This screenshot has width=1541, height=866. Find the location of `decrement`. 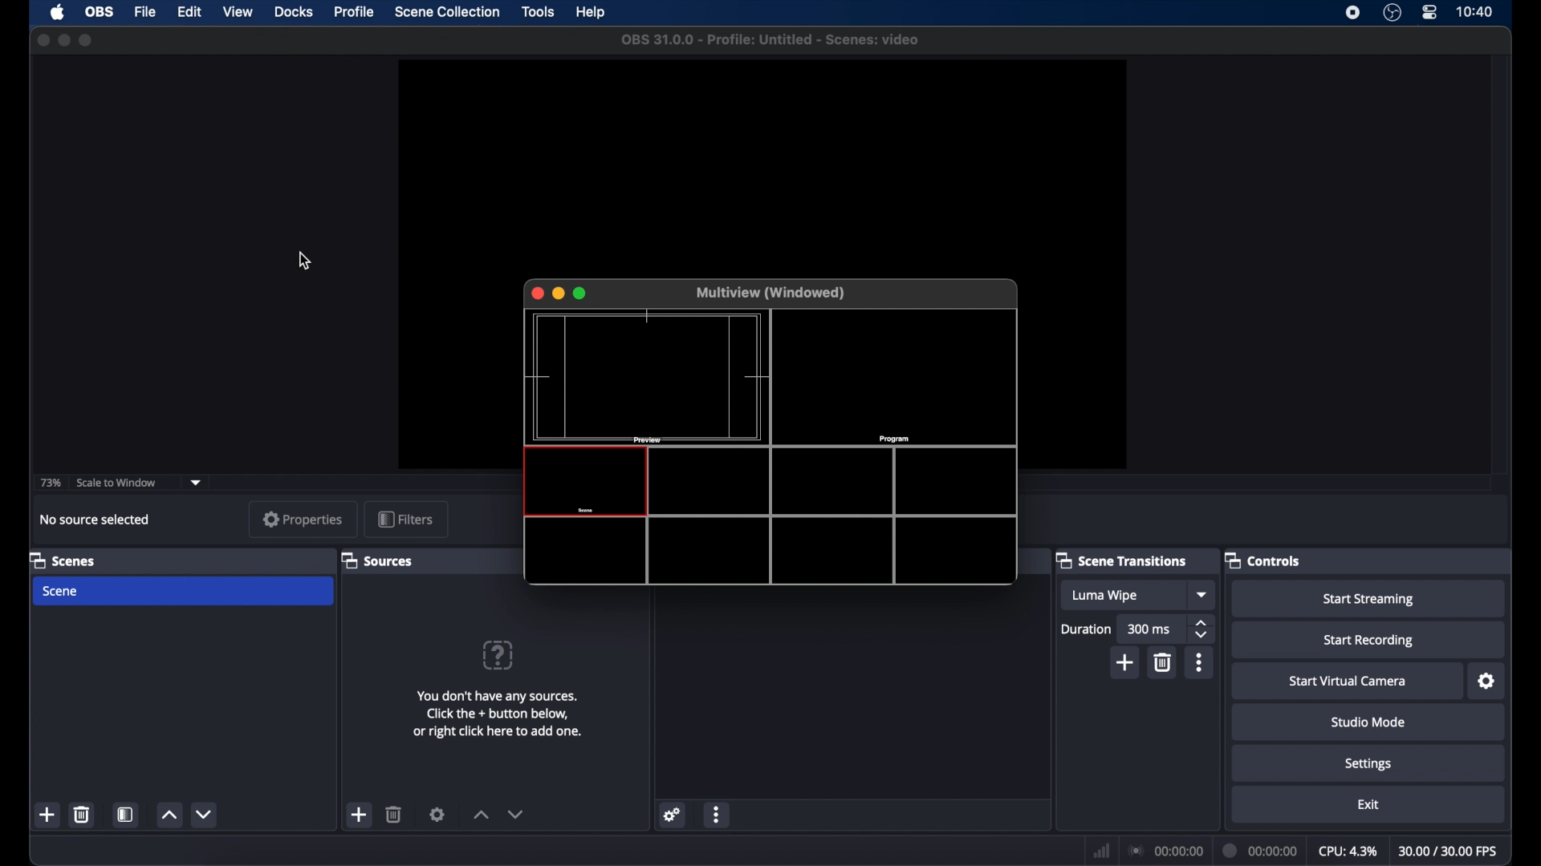

decrement is located at coordinates (515, 814).